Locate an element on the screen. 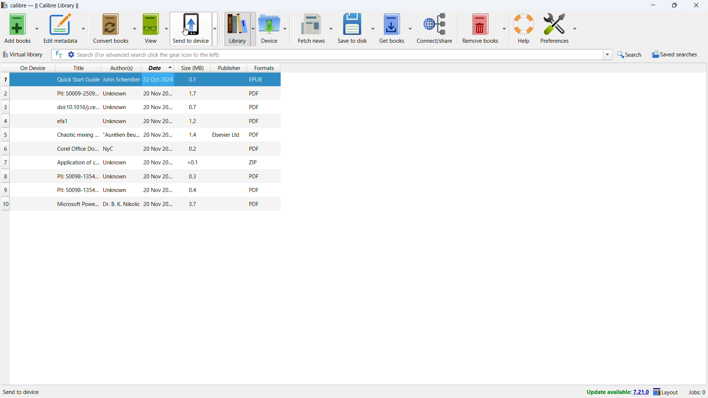 The height and width of the screenshot is (398, 708). save to disk options is located at coordinates (372, 27).